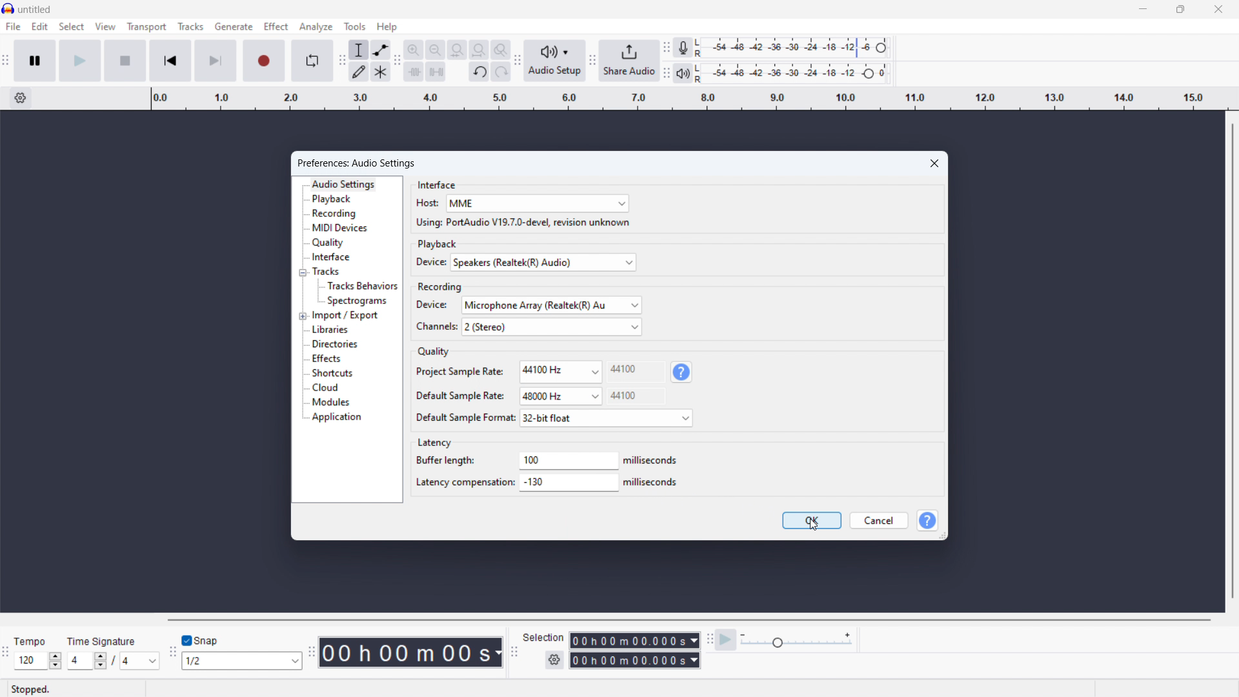 The width and height of the screenshot is (1239, 697). What do you see at coordinates (436, 72) in the screenshot?
I see `silence audio selection` at bounding box center [436, 72].